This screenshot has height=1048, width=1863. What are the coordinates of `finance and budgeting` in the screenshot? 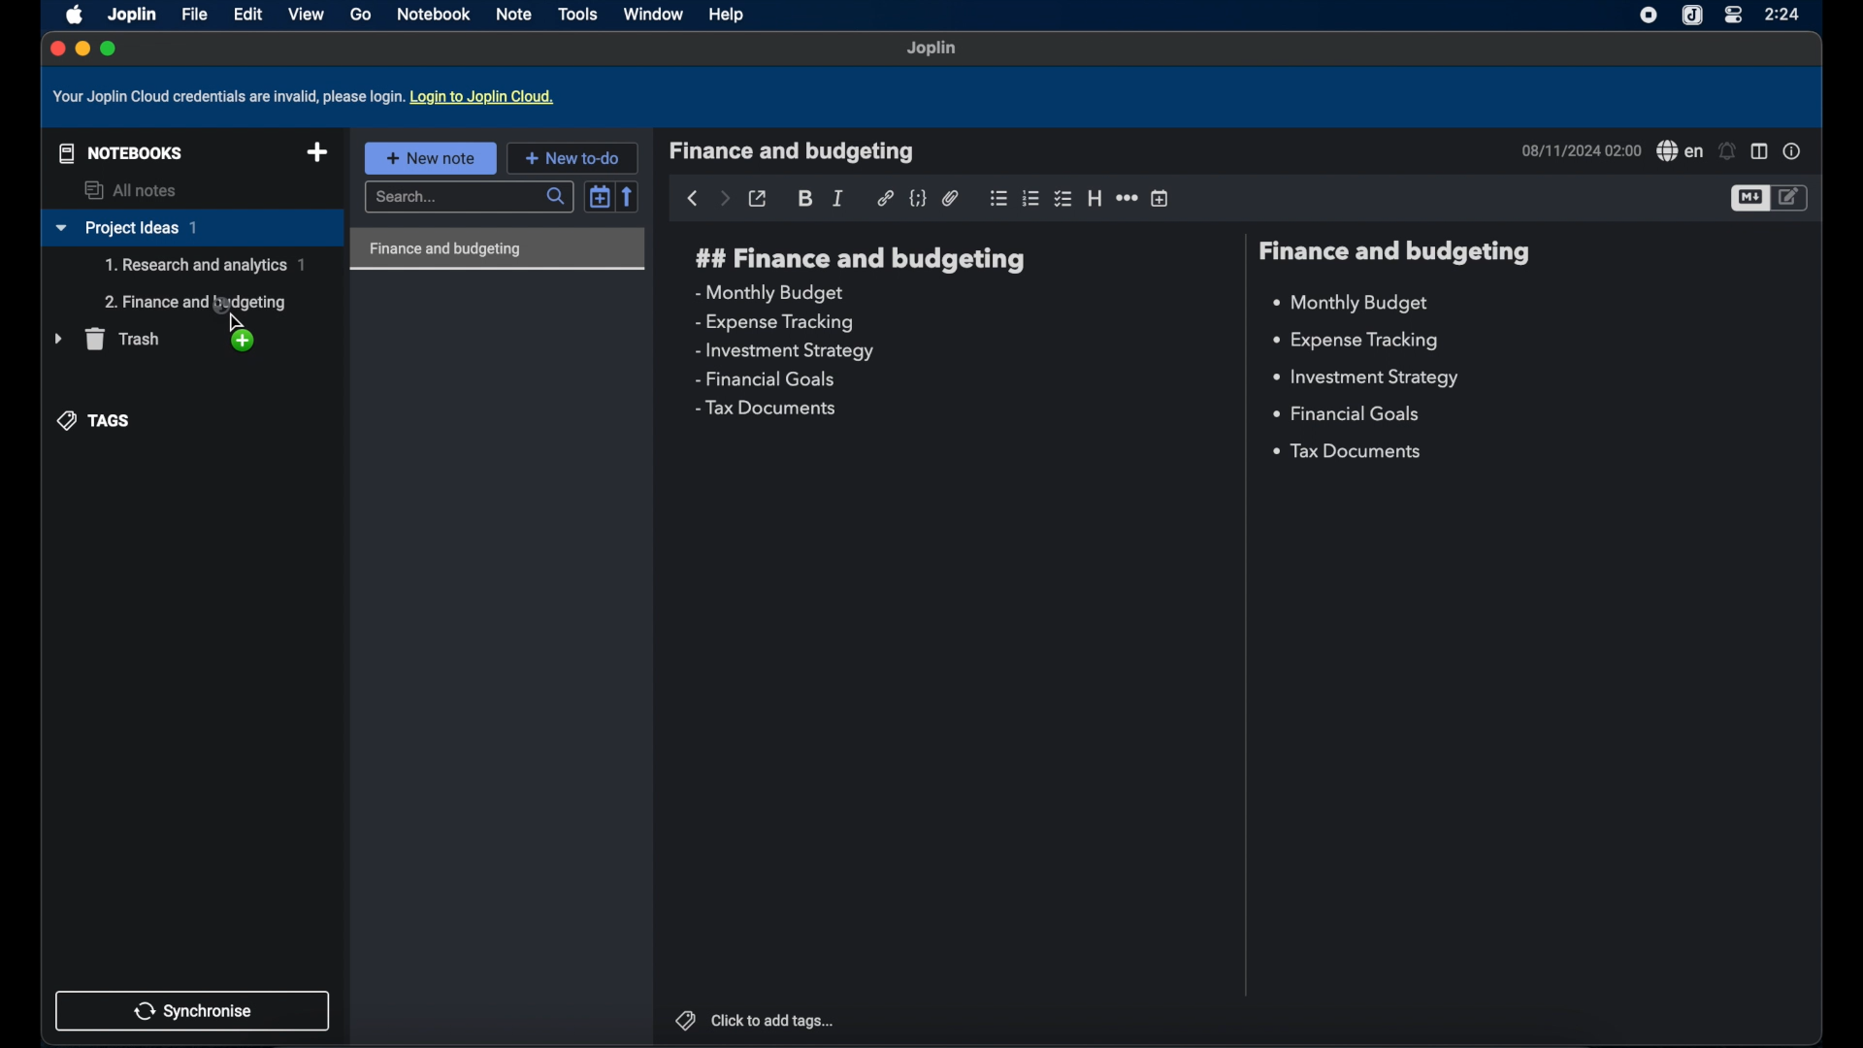 It's located at (1397, 252).